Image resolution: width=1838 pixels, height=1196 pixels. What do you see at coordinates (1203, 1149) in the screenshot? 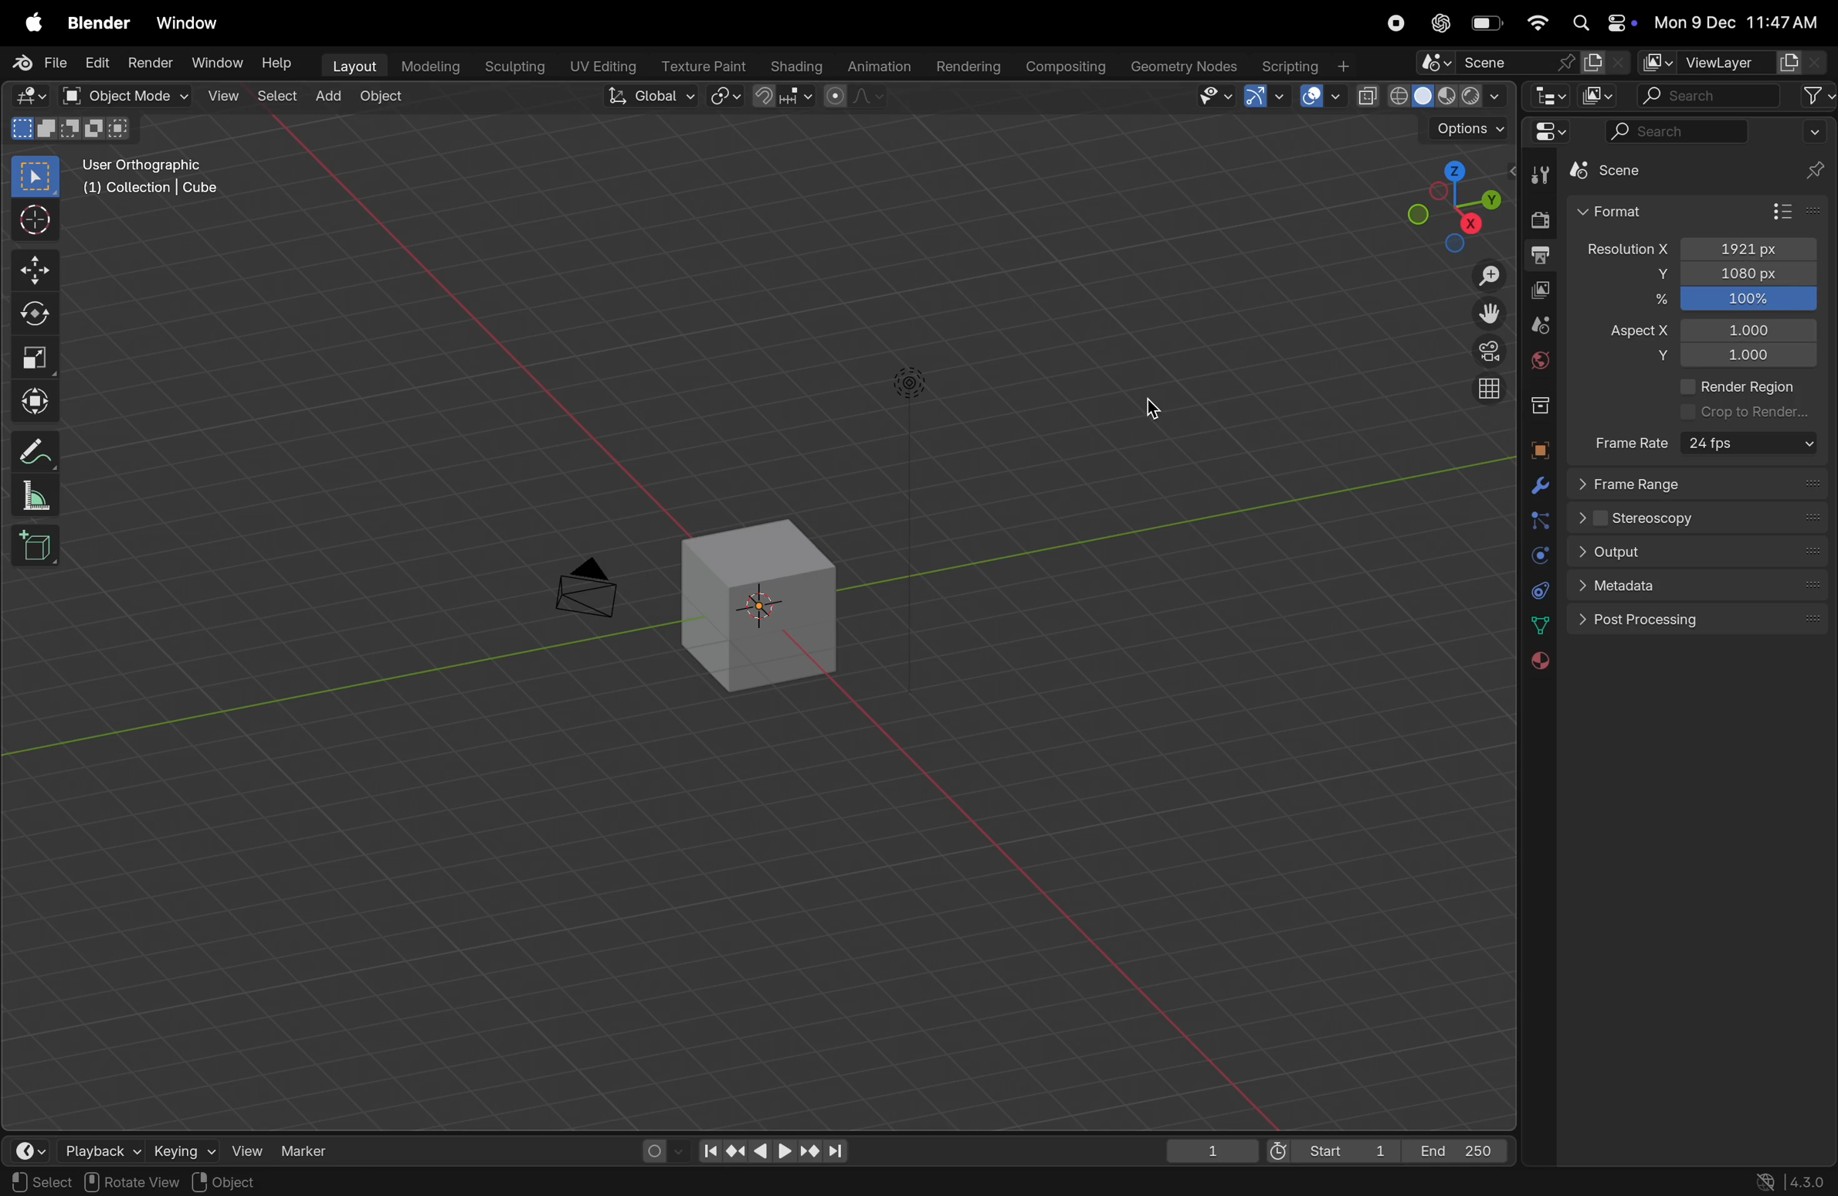
I see `1` at bounding box center [1203, 1149].